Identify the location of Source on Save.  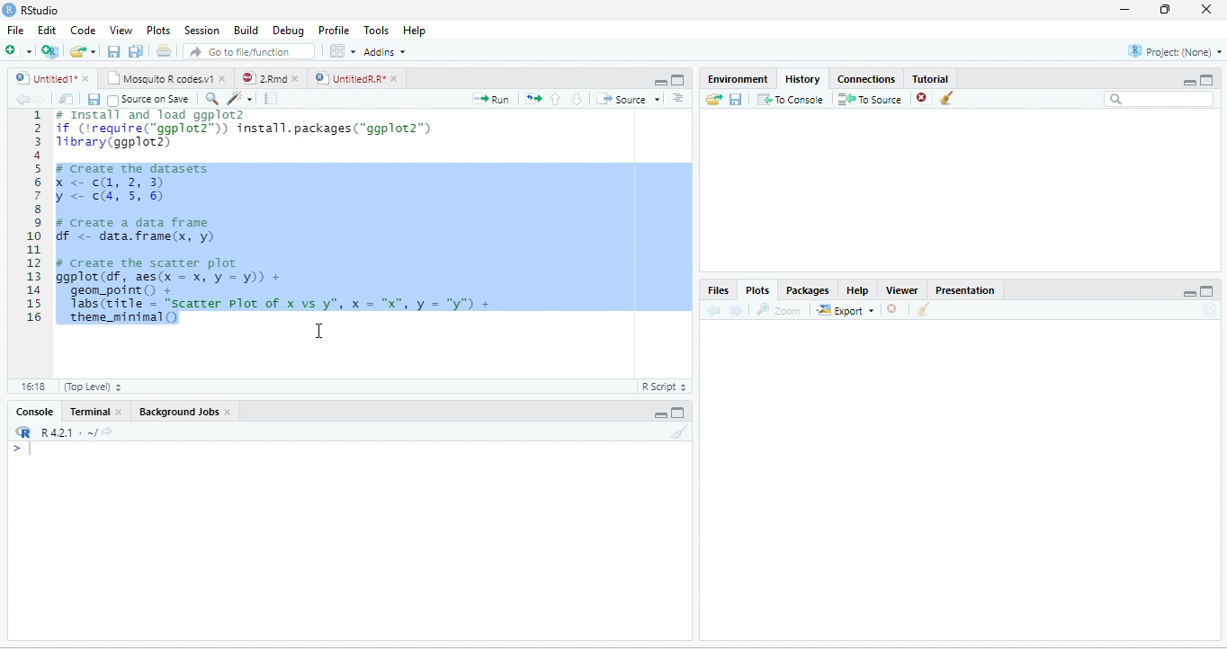
(149, 101).